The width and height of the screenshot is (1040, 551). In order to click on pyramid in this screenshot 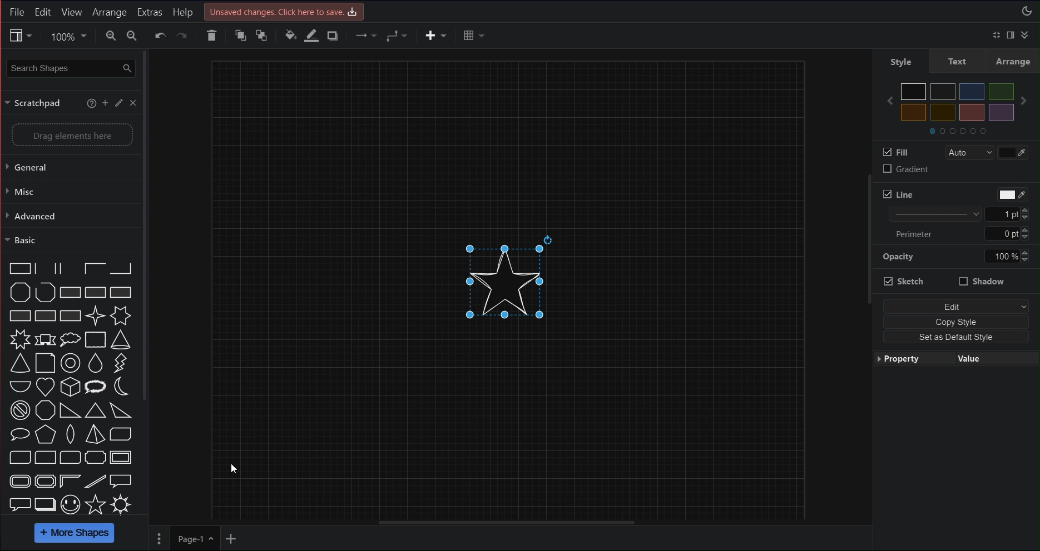, I will do `click(95, 433)`.